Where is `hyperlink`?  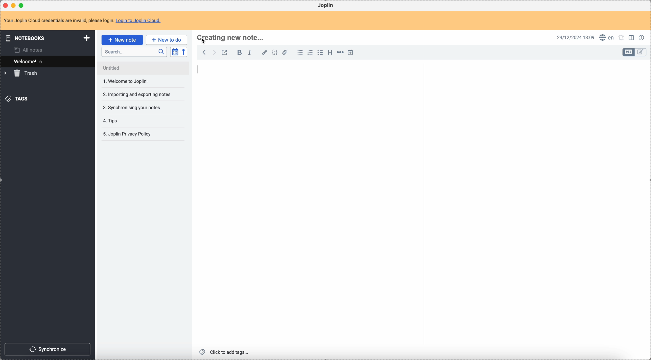 hyperlink is located at coordinates (264, 53).